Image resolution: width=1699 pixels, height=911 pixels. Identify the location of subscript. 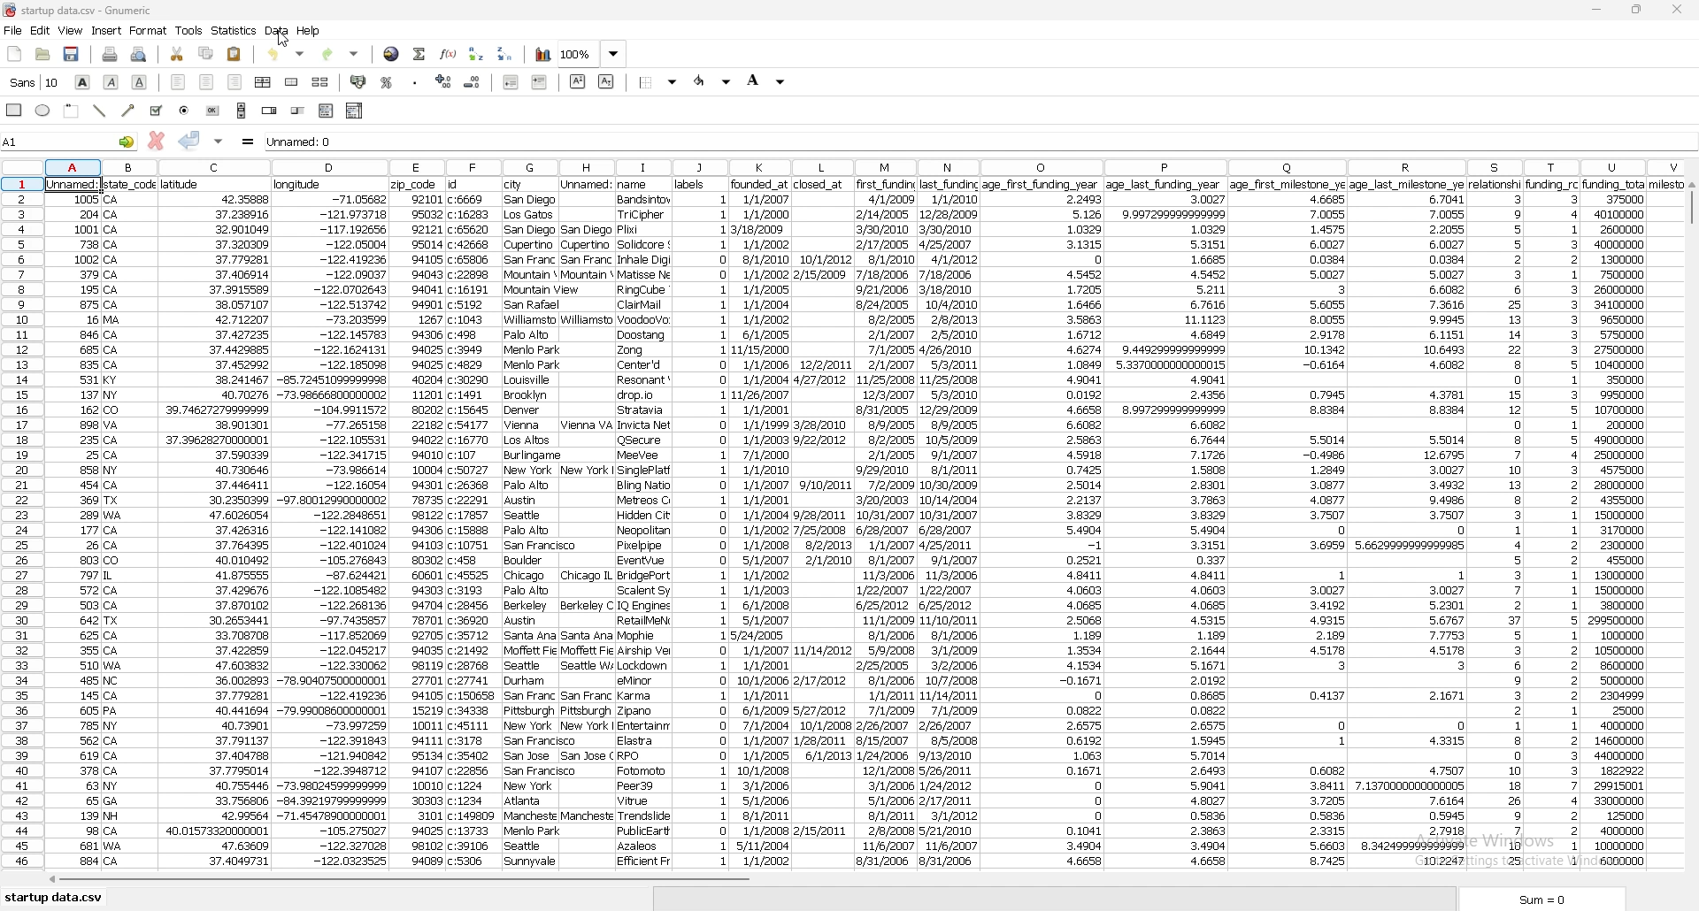
(606, 81).